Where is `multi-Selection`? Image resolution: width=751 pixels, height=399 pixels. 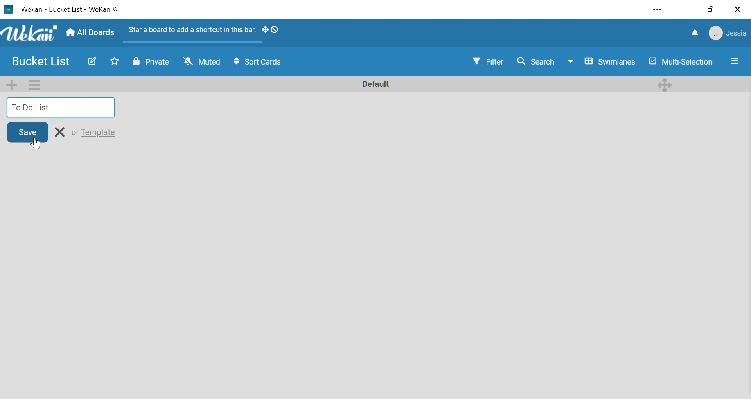 multi-Selection is located at coordinates (680, 62).